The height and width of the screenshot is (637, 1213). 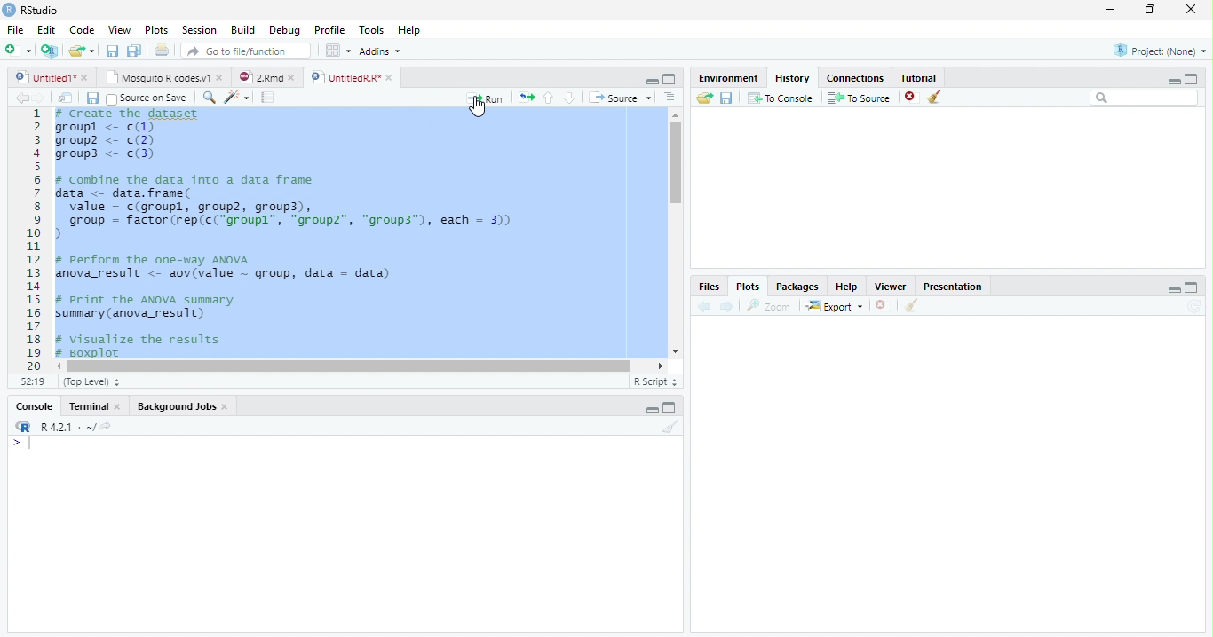 What do you see at coordinates (23, 98) in the screenshot?
I see `Back ` at bounding box center [23, 98].